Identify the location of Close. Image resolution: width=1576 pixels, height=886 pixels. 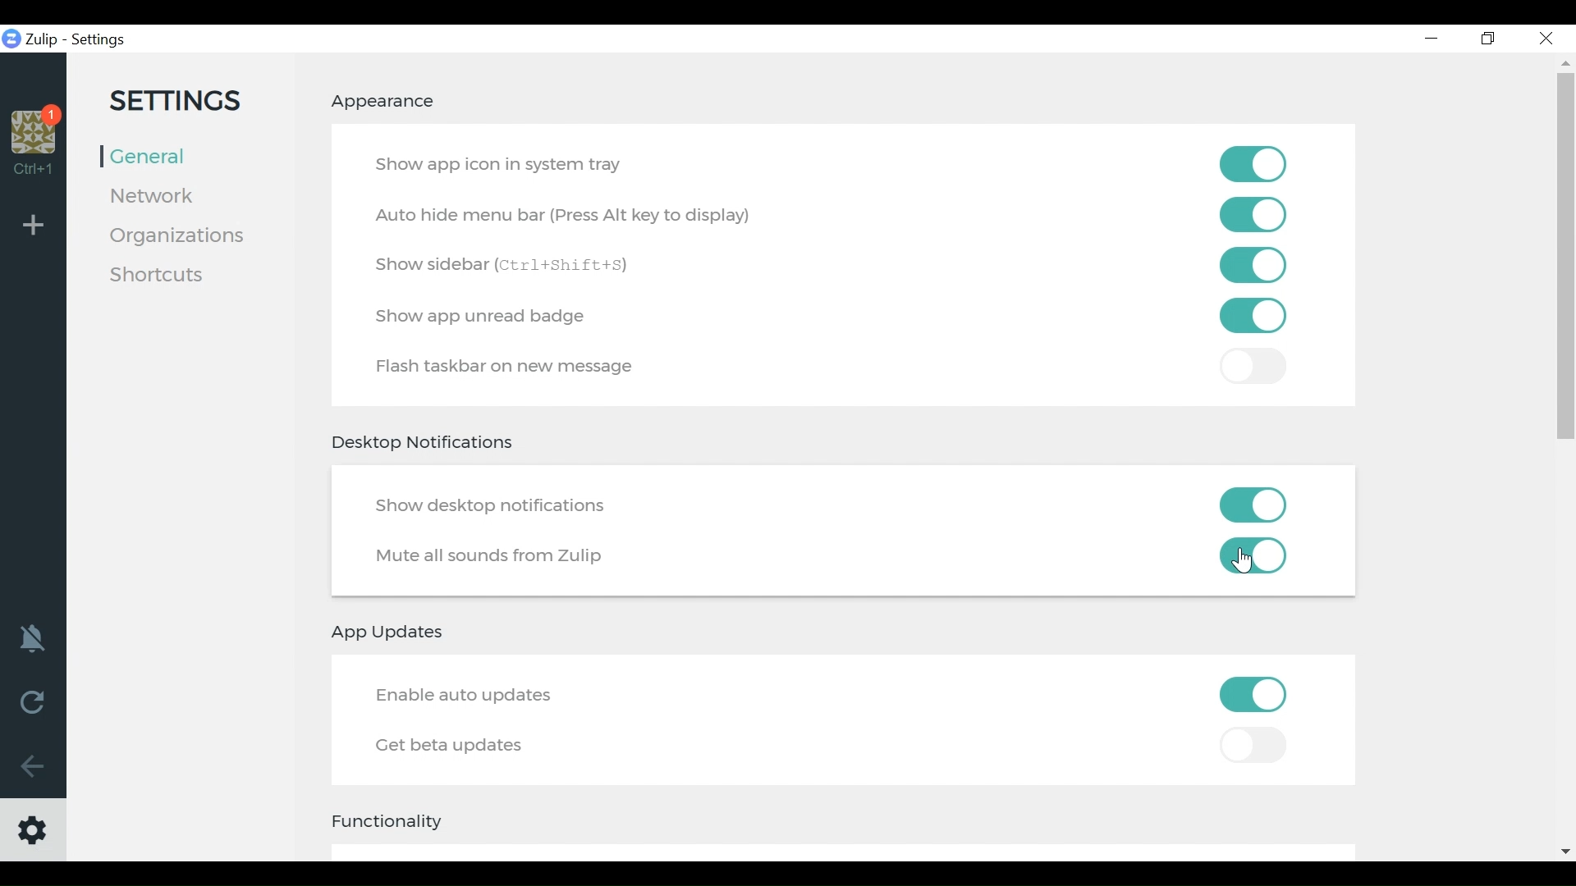
(1545, 39).